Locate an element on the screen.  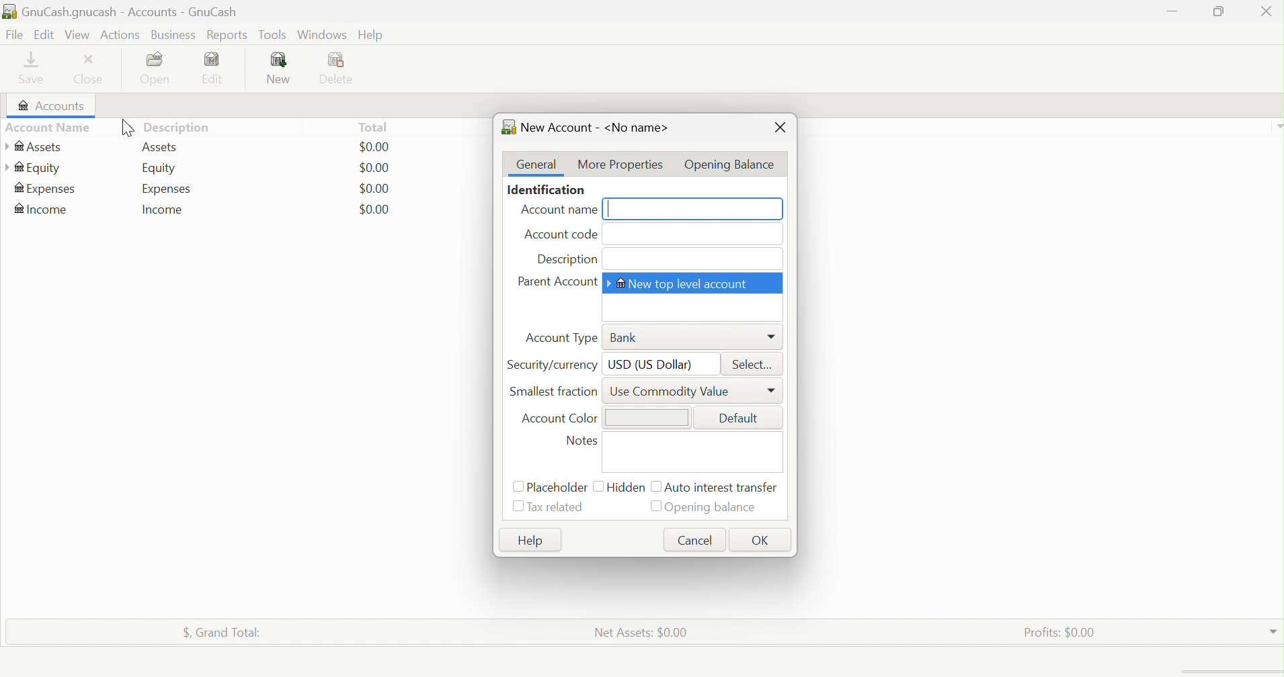
General is located at coordinates (537, 165).